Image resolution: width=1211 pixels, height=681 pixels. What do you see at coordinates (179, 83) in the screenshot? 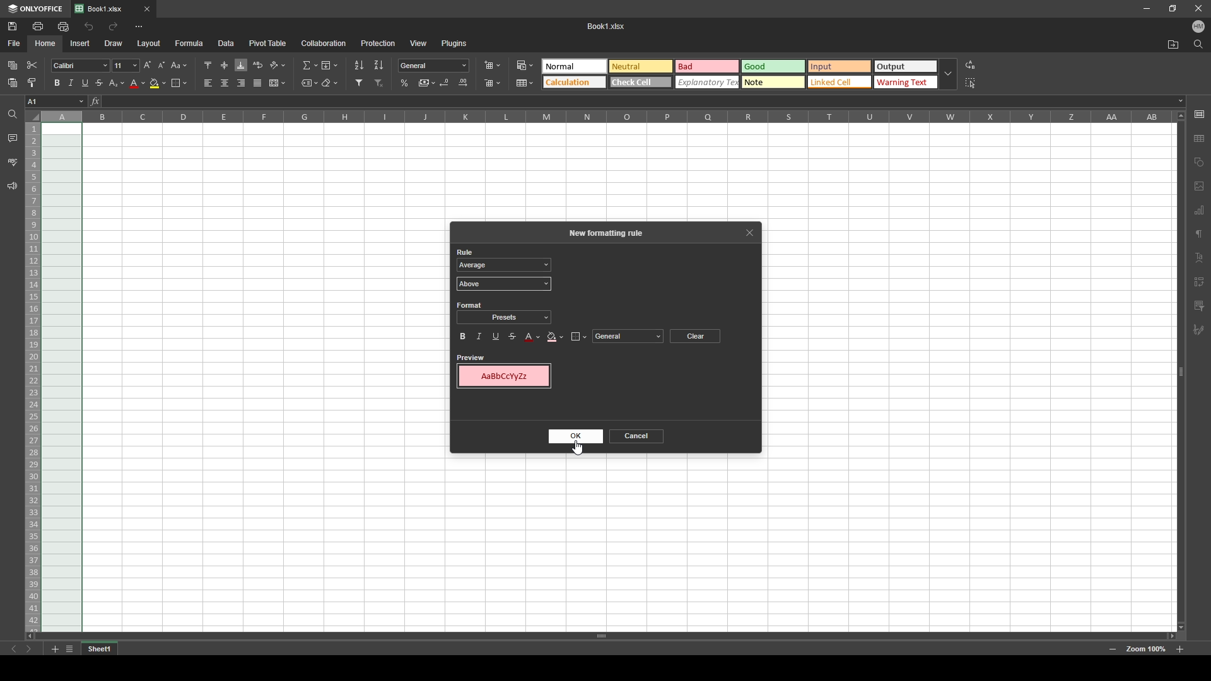
I see `borders` at bounding box center [179, 83].